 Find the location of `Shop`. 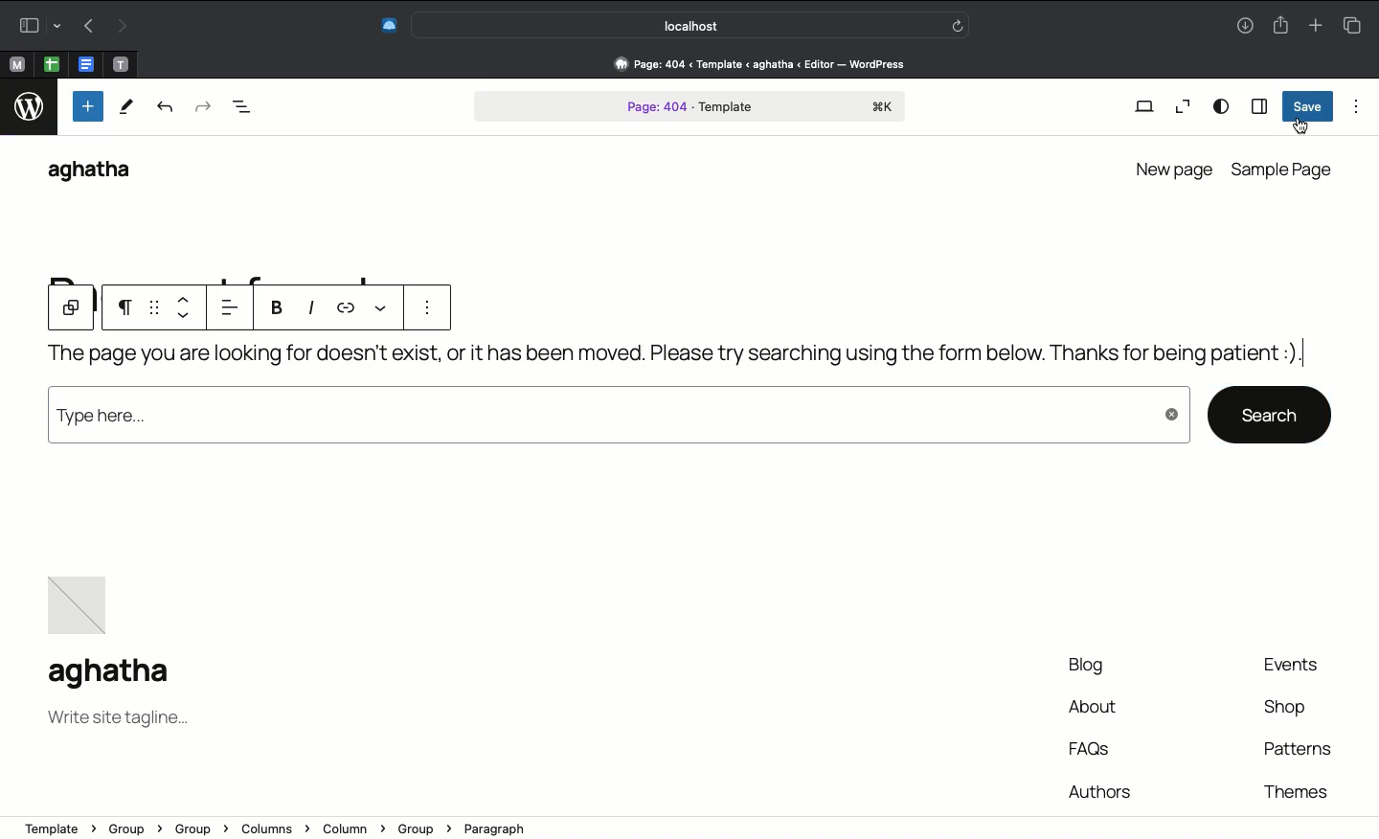

Shop is located at coordinates (1287, 711).